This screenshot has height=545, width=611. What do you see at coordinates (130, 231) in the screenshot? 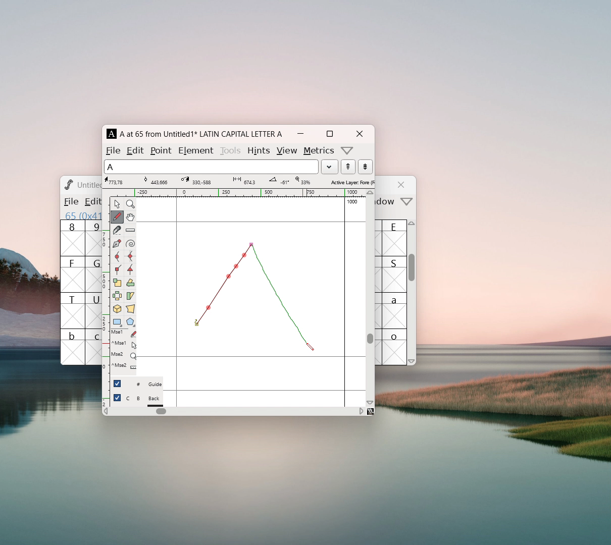
I see `measure distance, angle between points` at bounding box center [130, 231].